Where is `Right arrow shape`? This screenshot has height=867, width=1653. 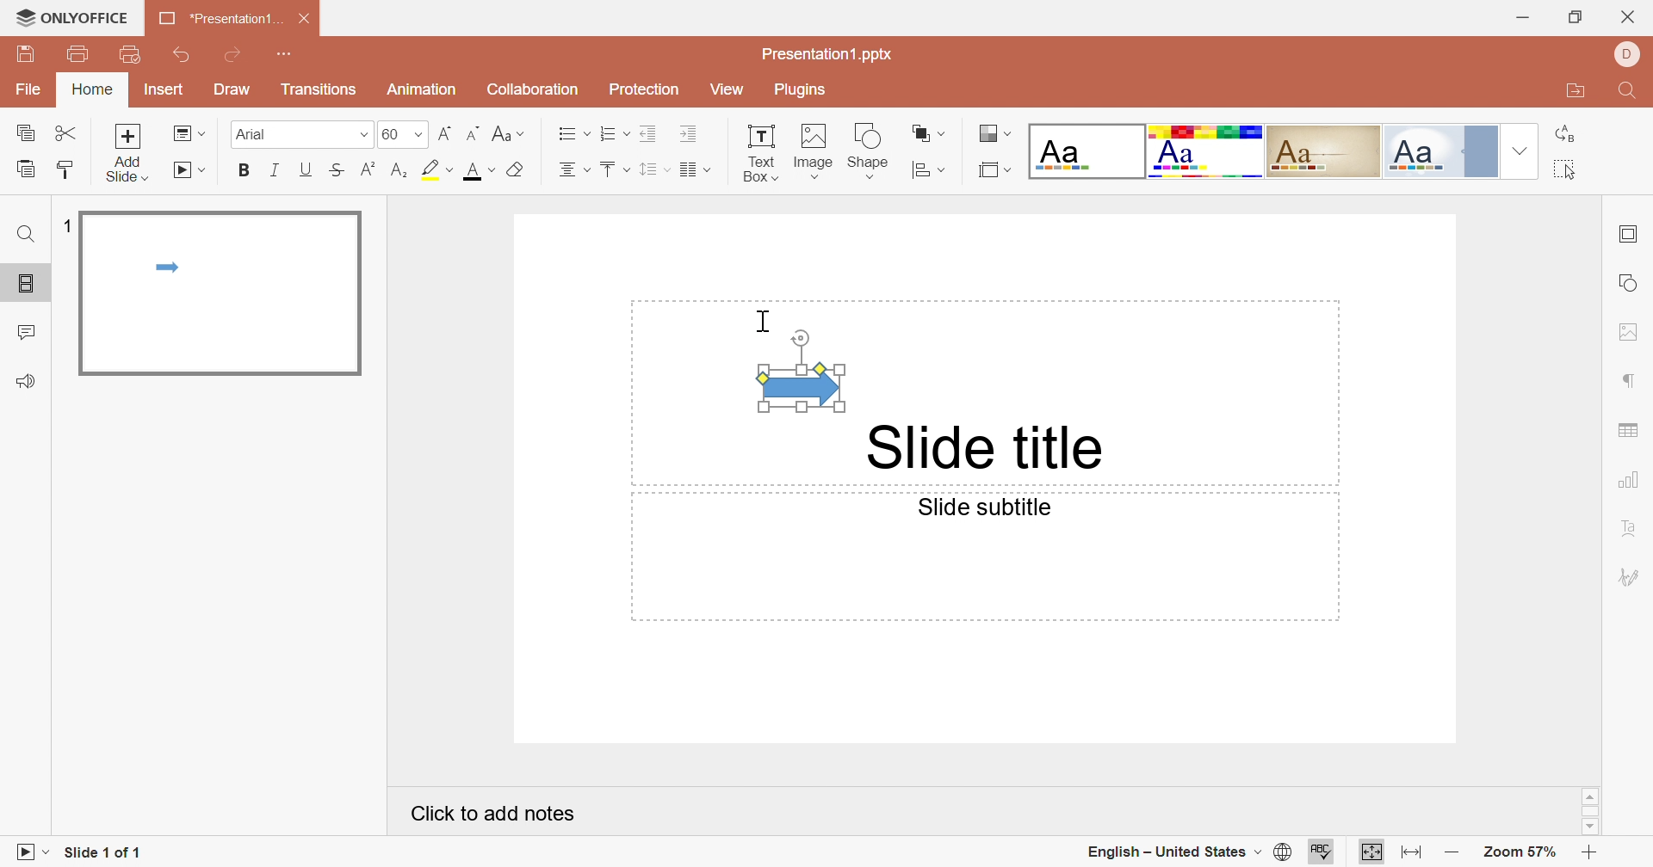
Right arrow shape is located at coordinates (800, 371).